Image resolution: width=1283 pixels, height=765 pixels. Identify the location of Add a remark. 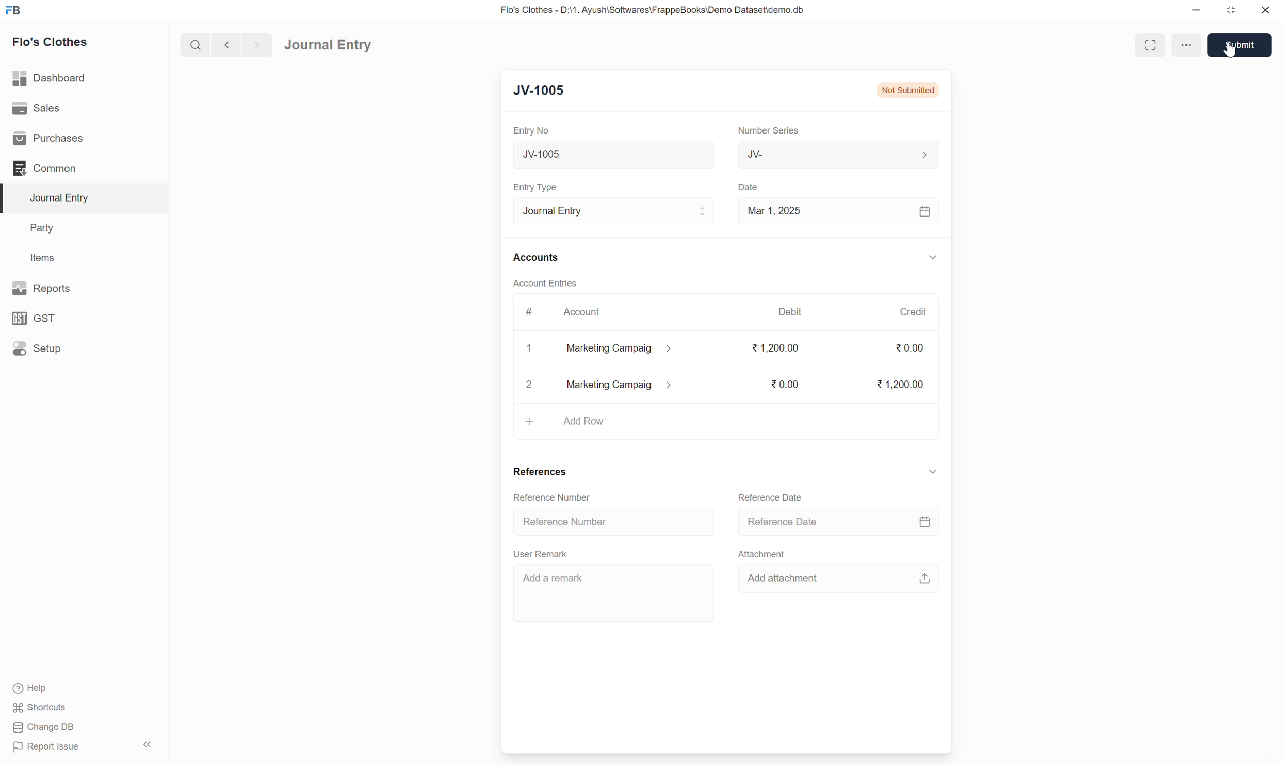
(555, 577).